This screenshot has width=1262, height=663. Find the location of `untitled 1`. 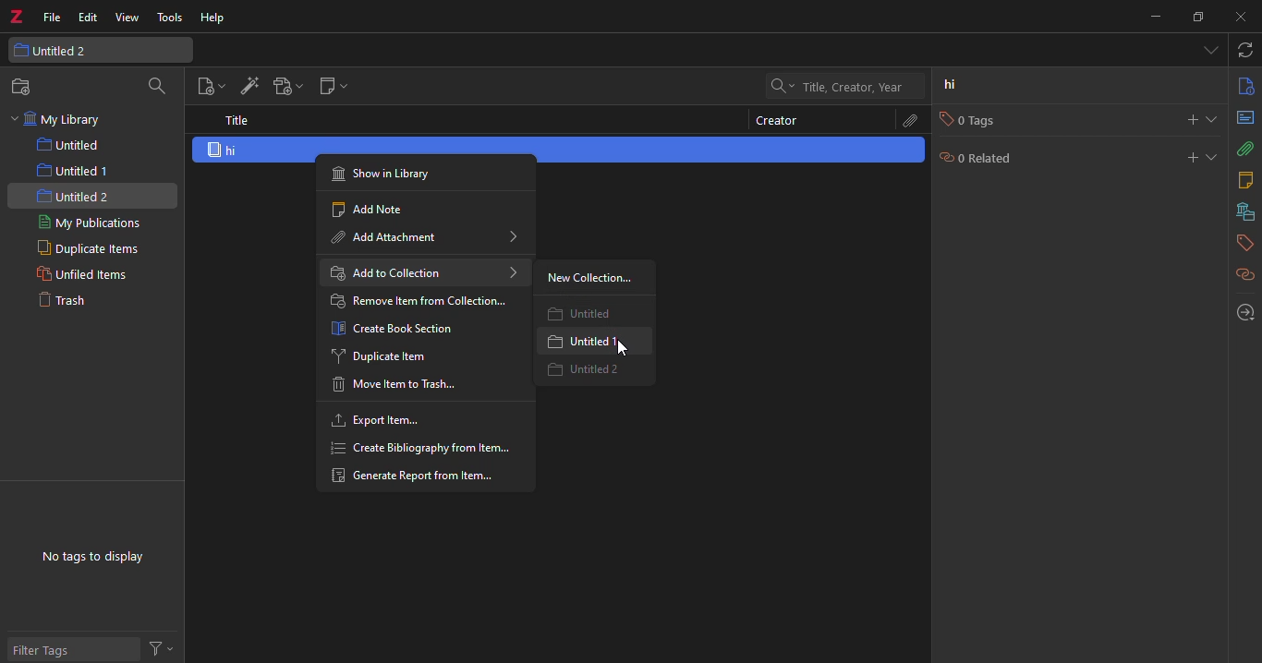

untitled 1 is located at coordinates (568, 342).